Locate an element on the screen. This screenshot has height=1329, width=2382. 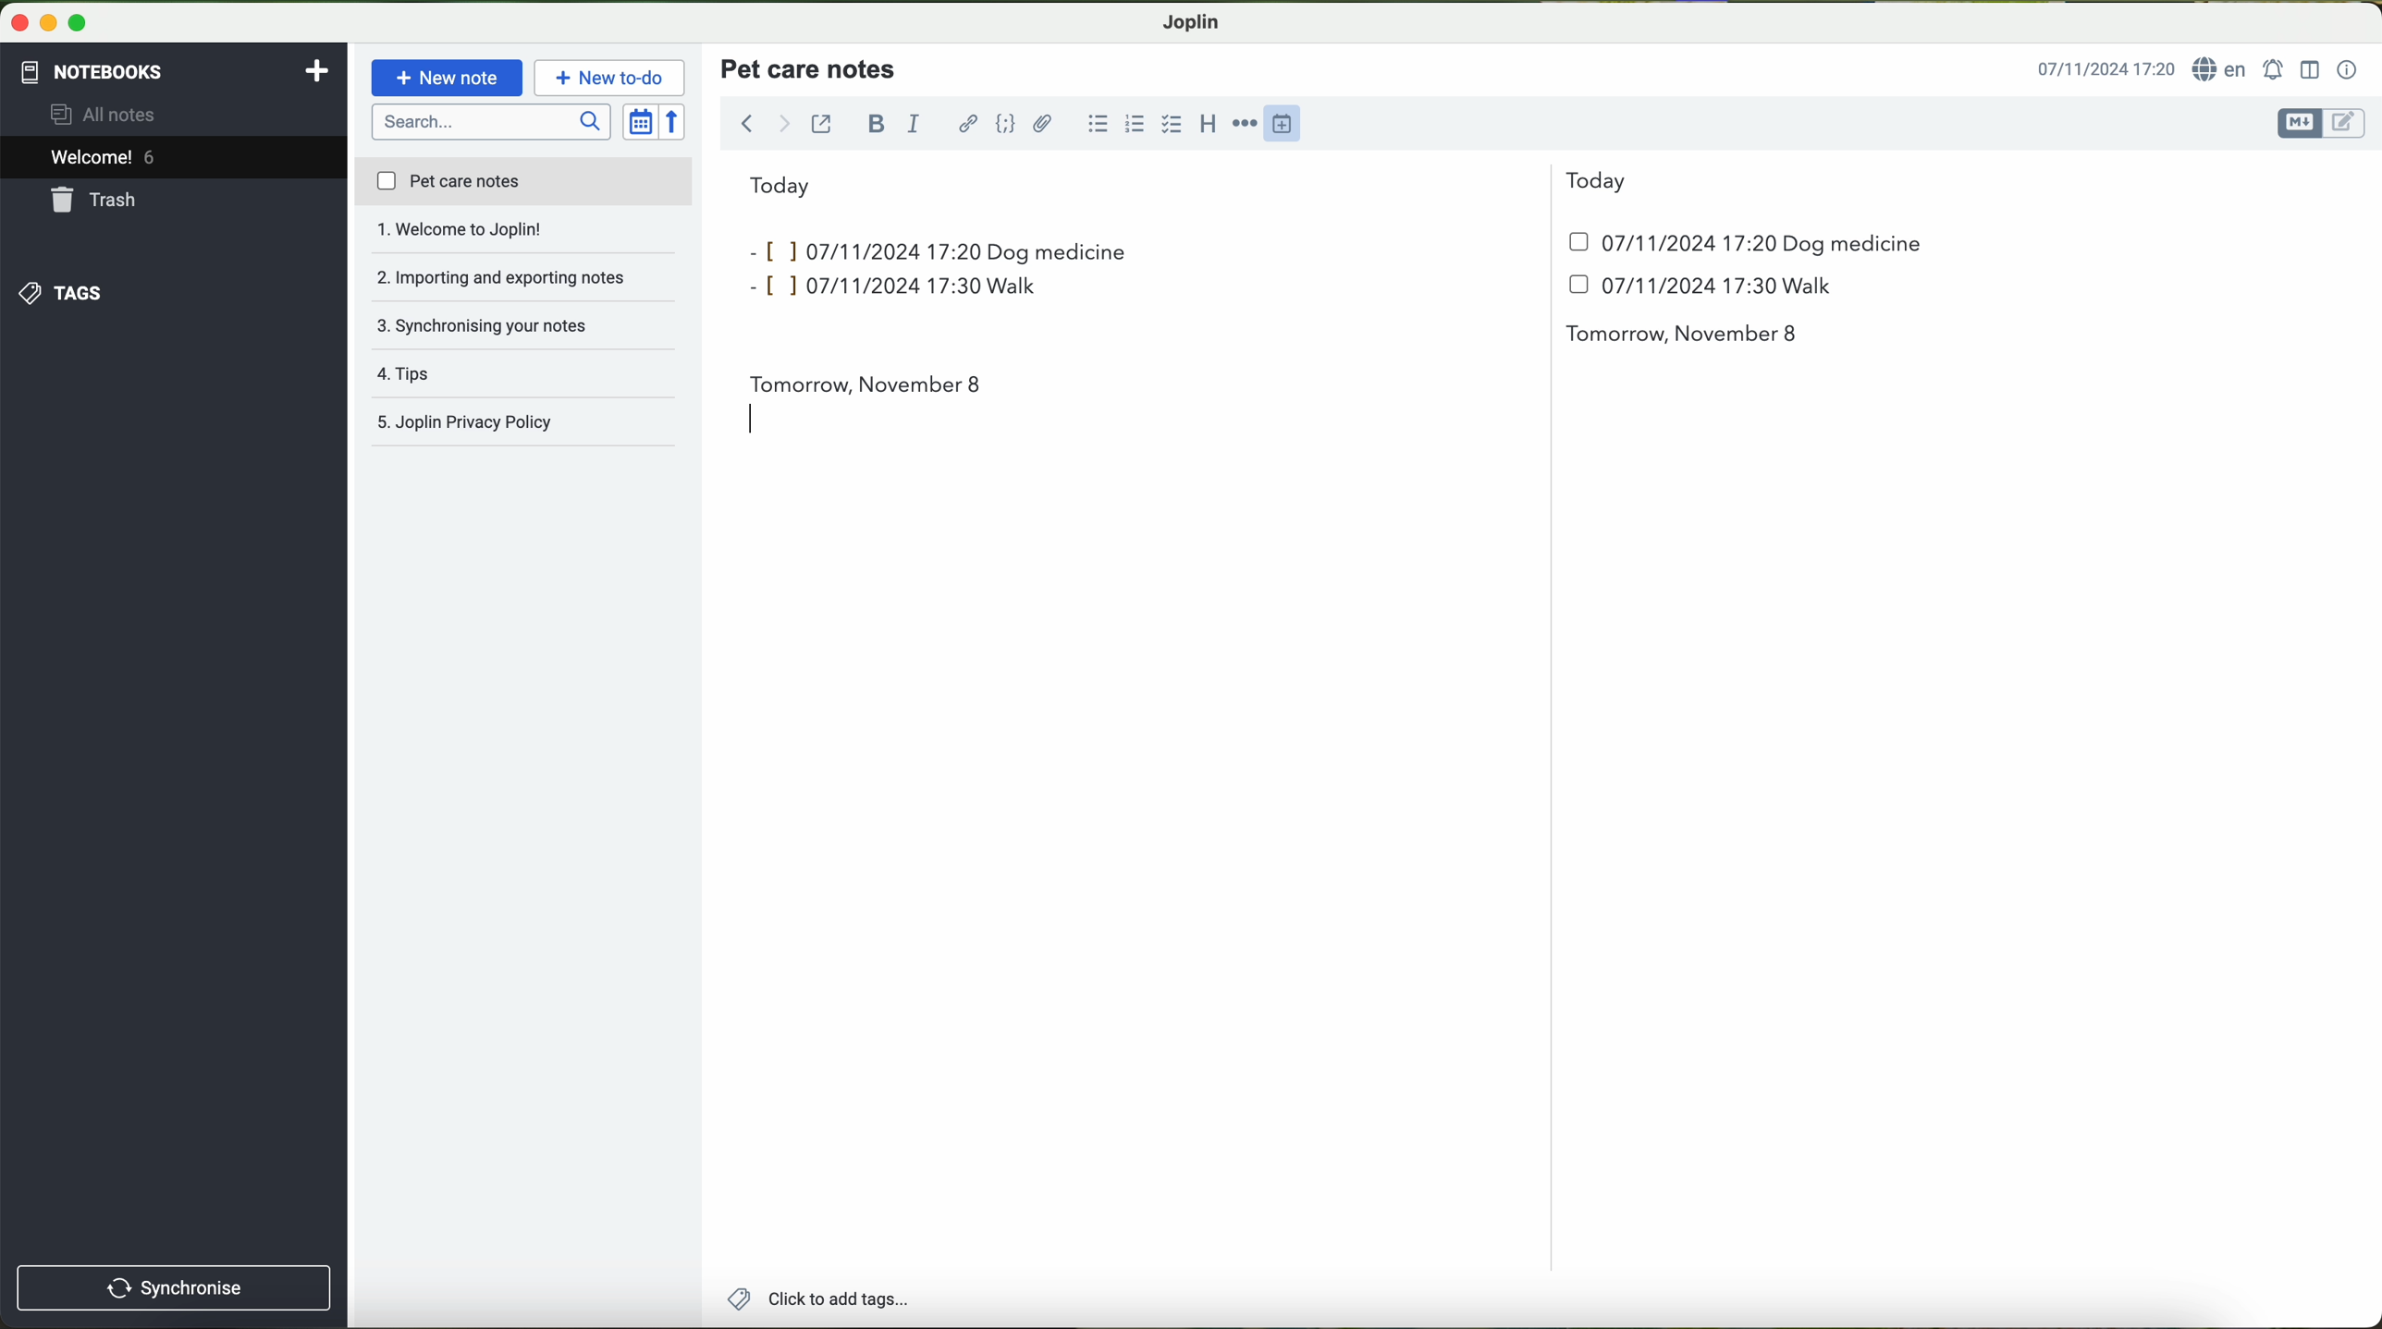
date and hour is located at coordinates (1332, 293).